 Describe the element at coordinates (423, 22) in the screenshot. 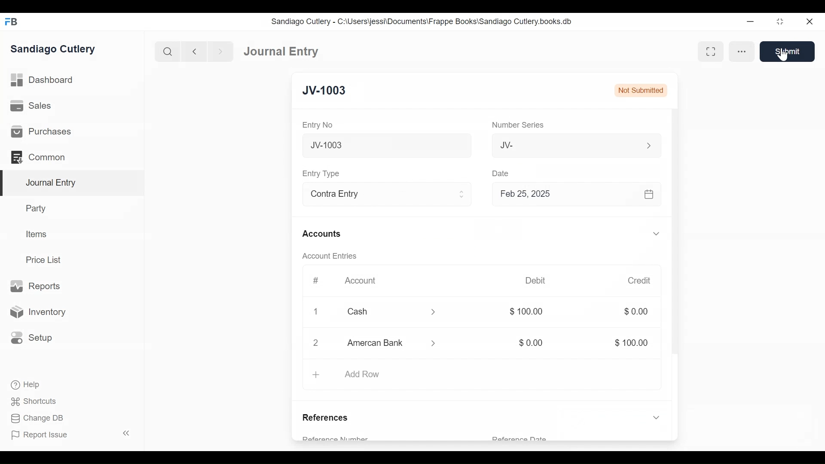

I see `Sandiago Cutlery - C:\Users\jessi\Documents\Frappe Books\Sandiago Cutlery.books.db` at that location.